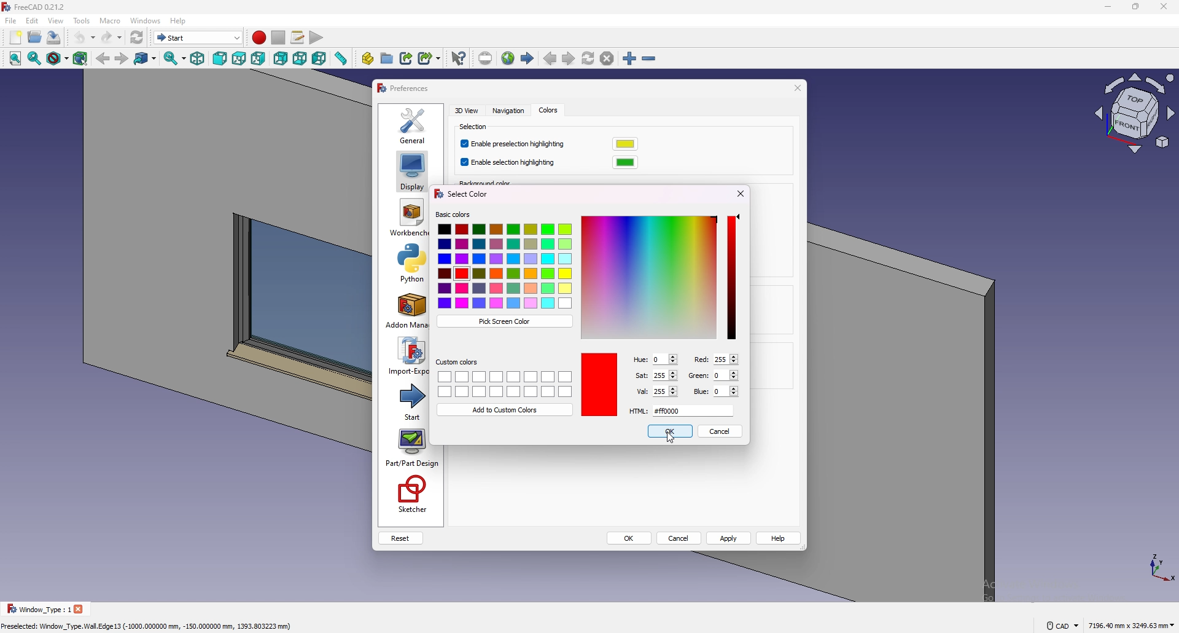 The height and width of the screenshot is (633, 1179). I want to click on tourus, so click(1154, 567).